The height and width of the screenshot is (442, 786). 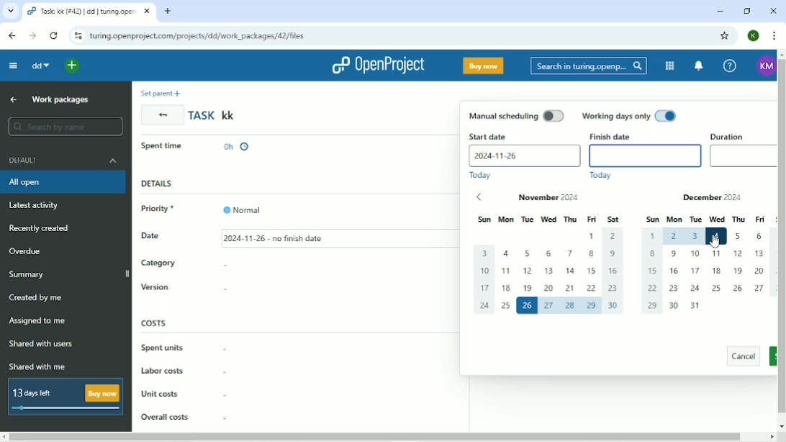 I want to click on task: kk(#42)|dd|turing.openproject.com, so click(x=89, y=12).